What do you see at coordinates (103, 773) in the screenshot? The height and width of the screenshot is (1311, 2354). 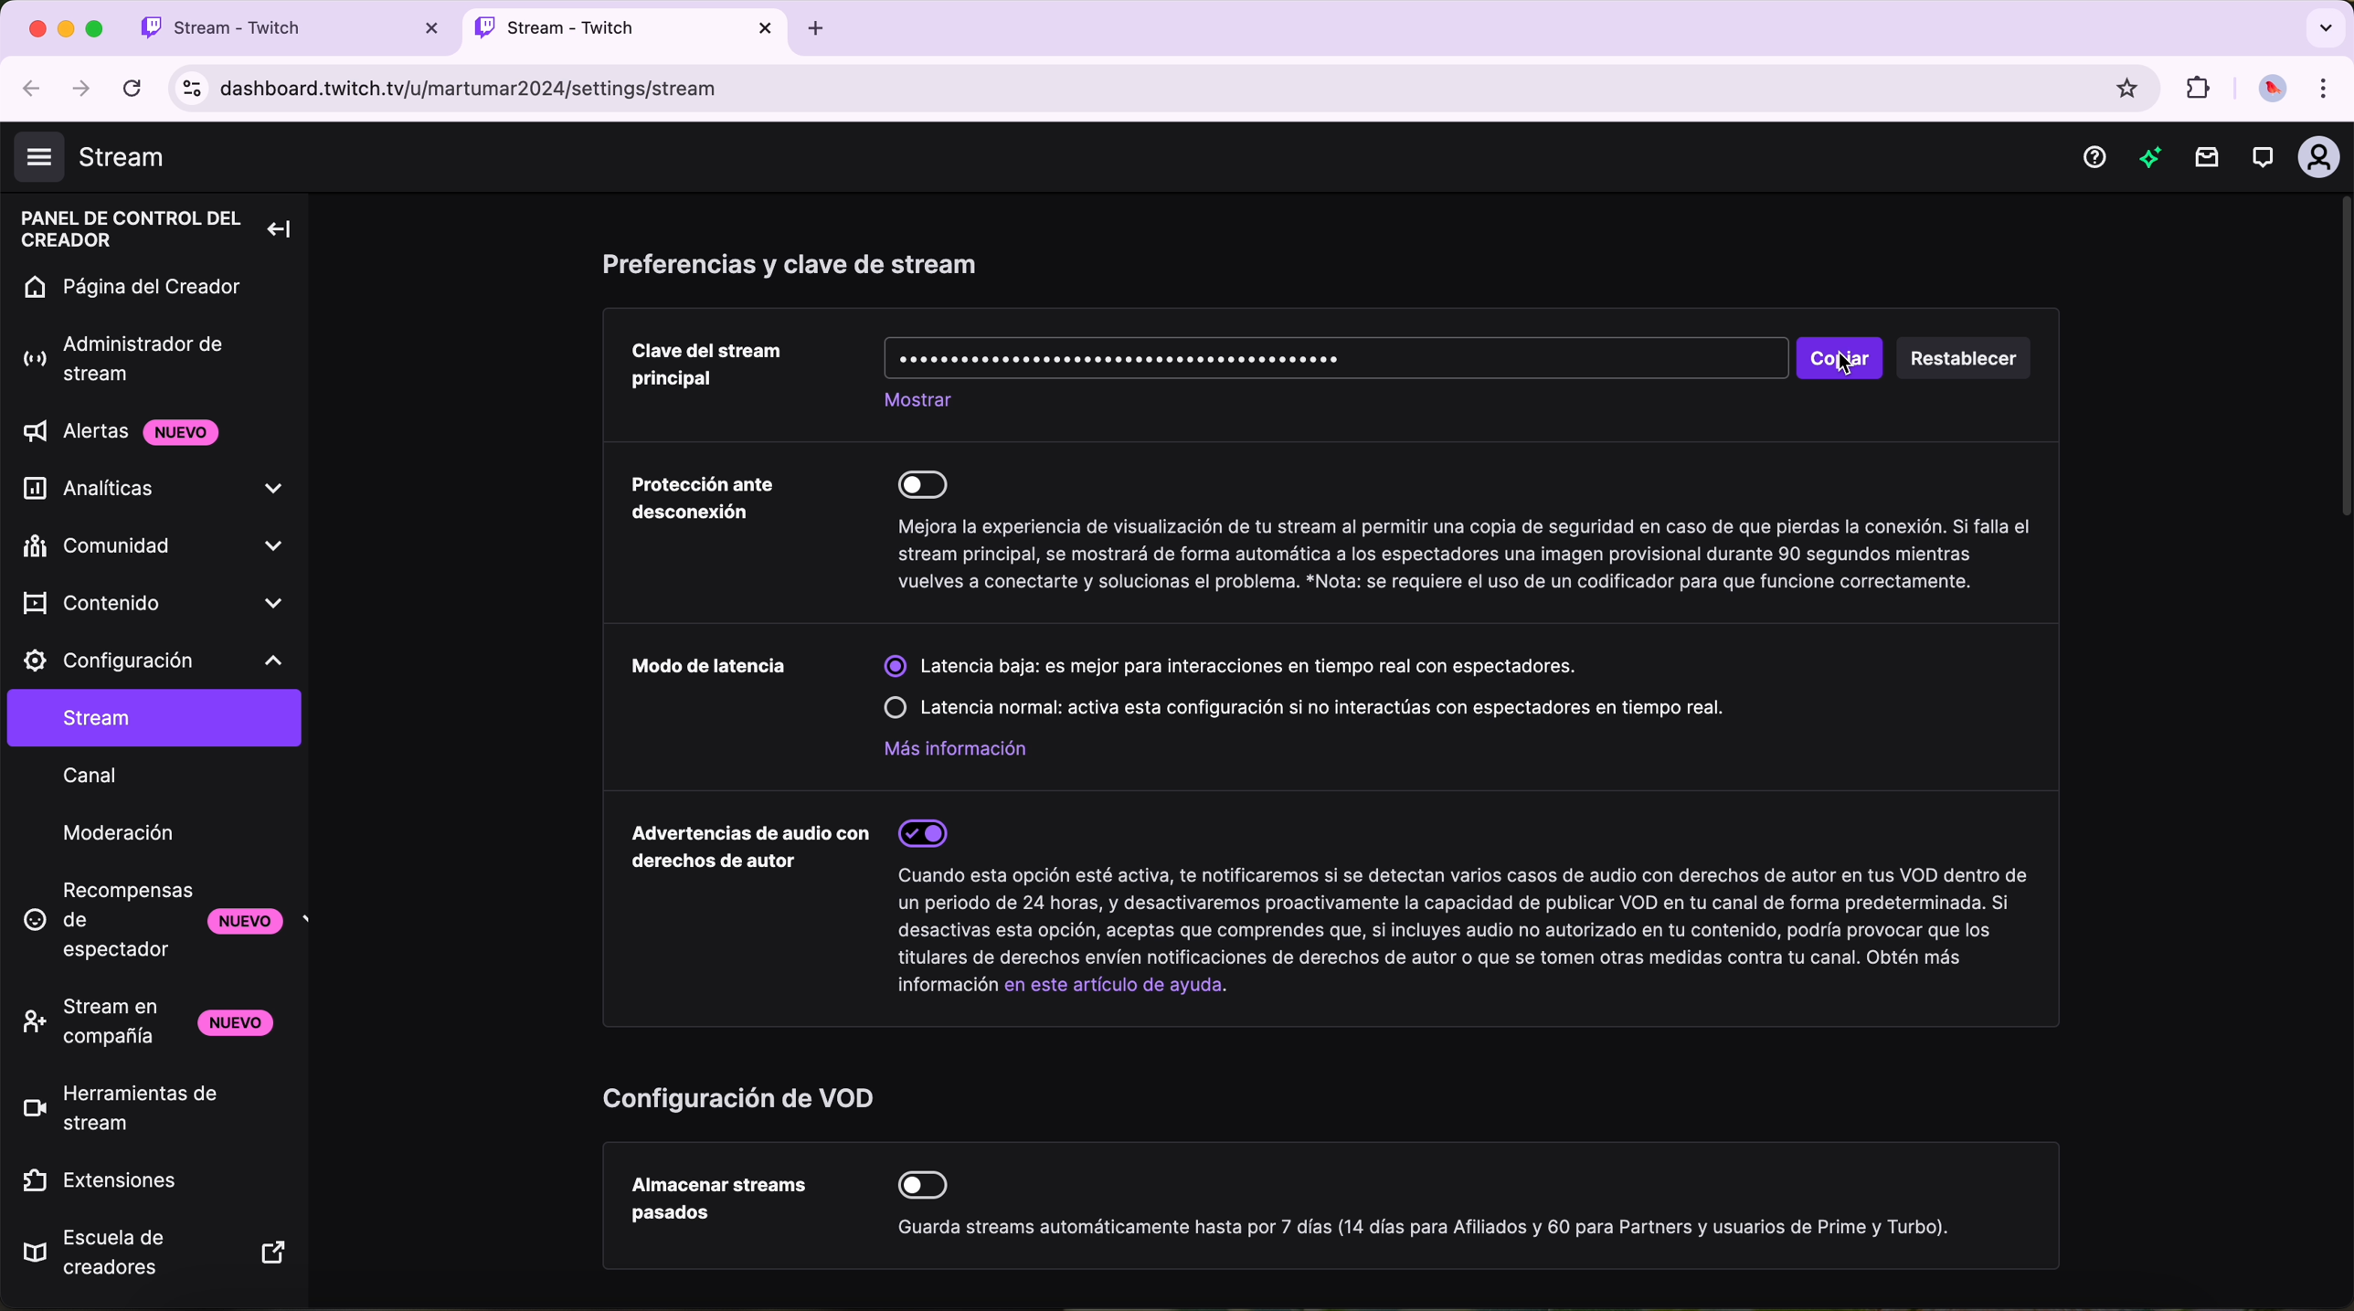 I see `channel` at bounding box center [103, 773].